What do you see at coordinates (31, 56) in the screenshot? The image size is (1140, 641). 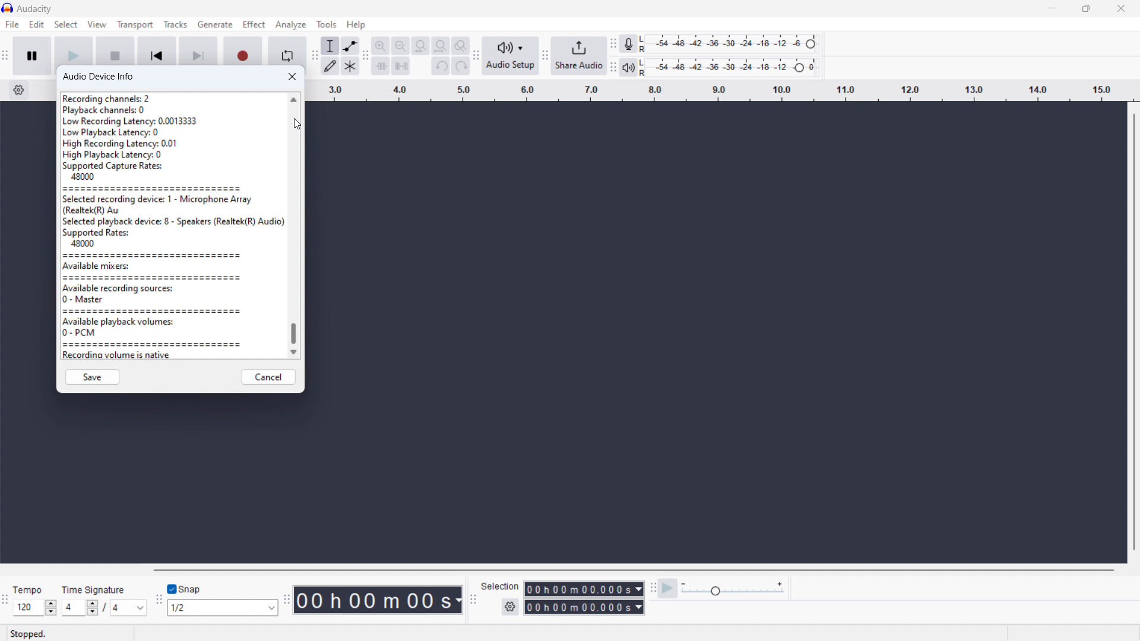 I see `pause` at bounding box center [31, 56].